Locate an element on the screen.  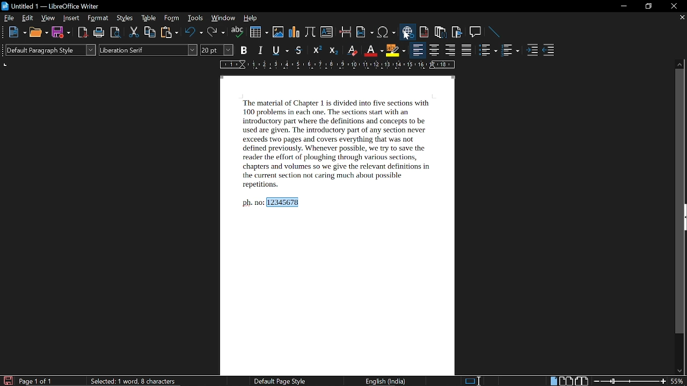
toggle unordered list is located at coordinates (488, 51).